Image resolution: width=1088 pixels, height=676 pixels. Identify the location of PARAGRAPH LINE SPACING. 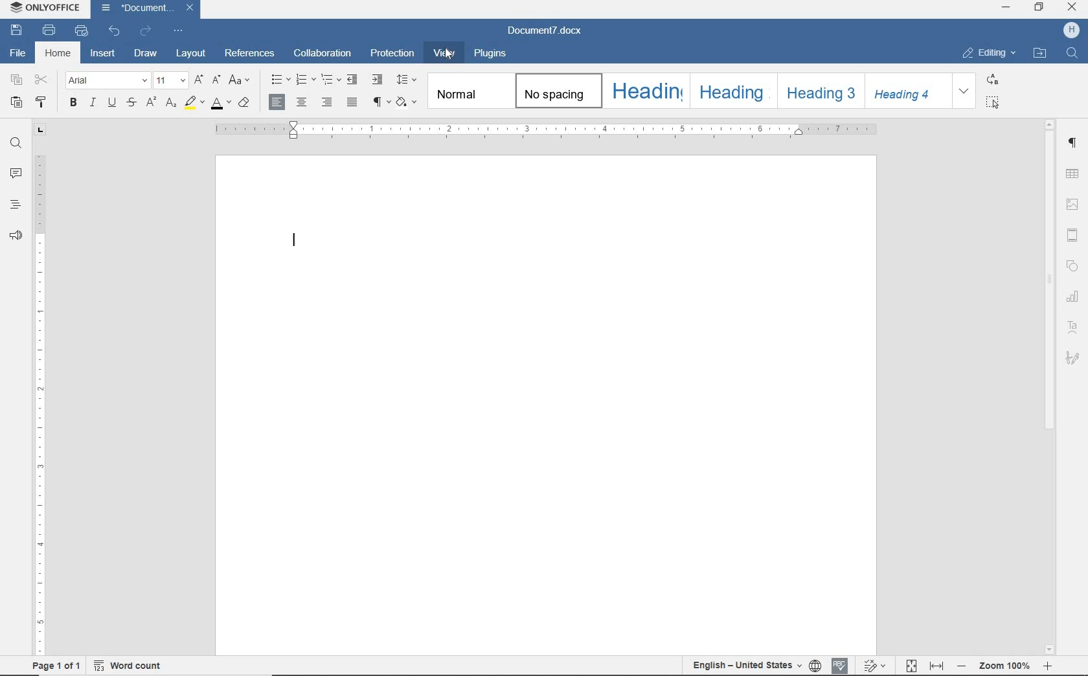
(408, 81).